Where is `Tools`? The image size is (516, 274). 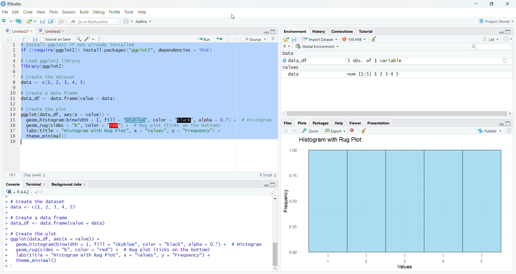
Tools is located at coordinates (128, 11).